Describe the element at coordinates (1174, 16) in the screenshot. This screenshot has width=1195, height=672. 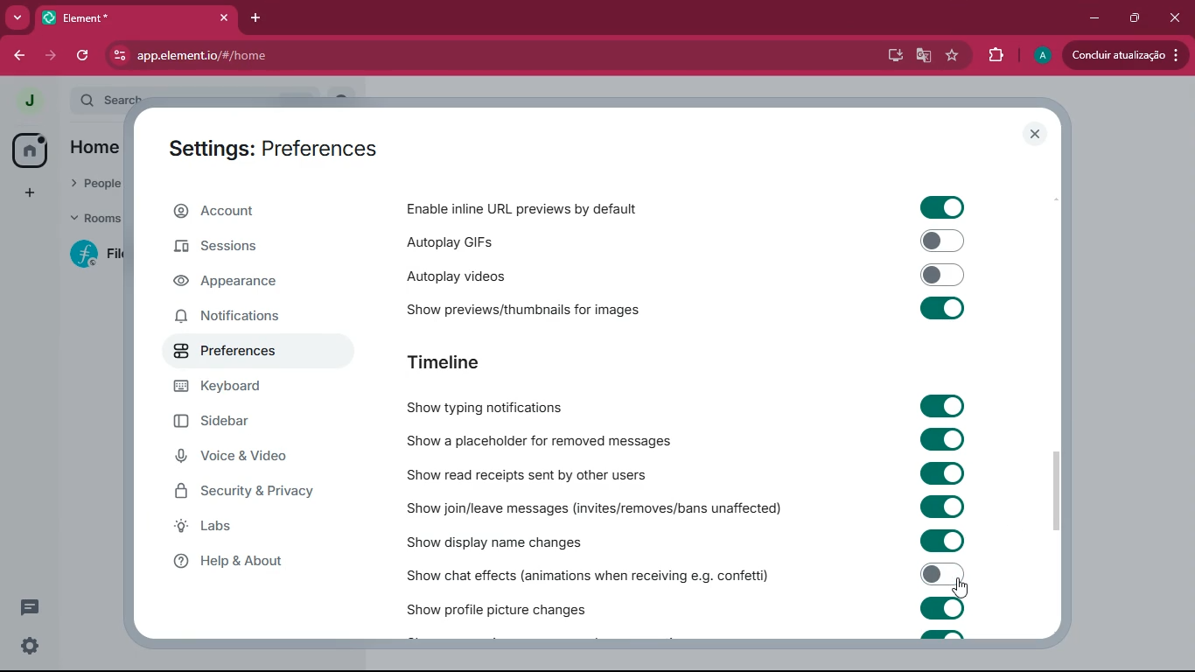
I see `Close` at that location.